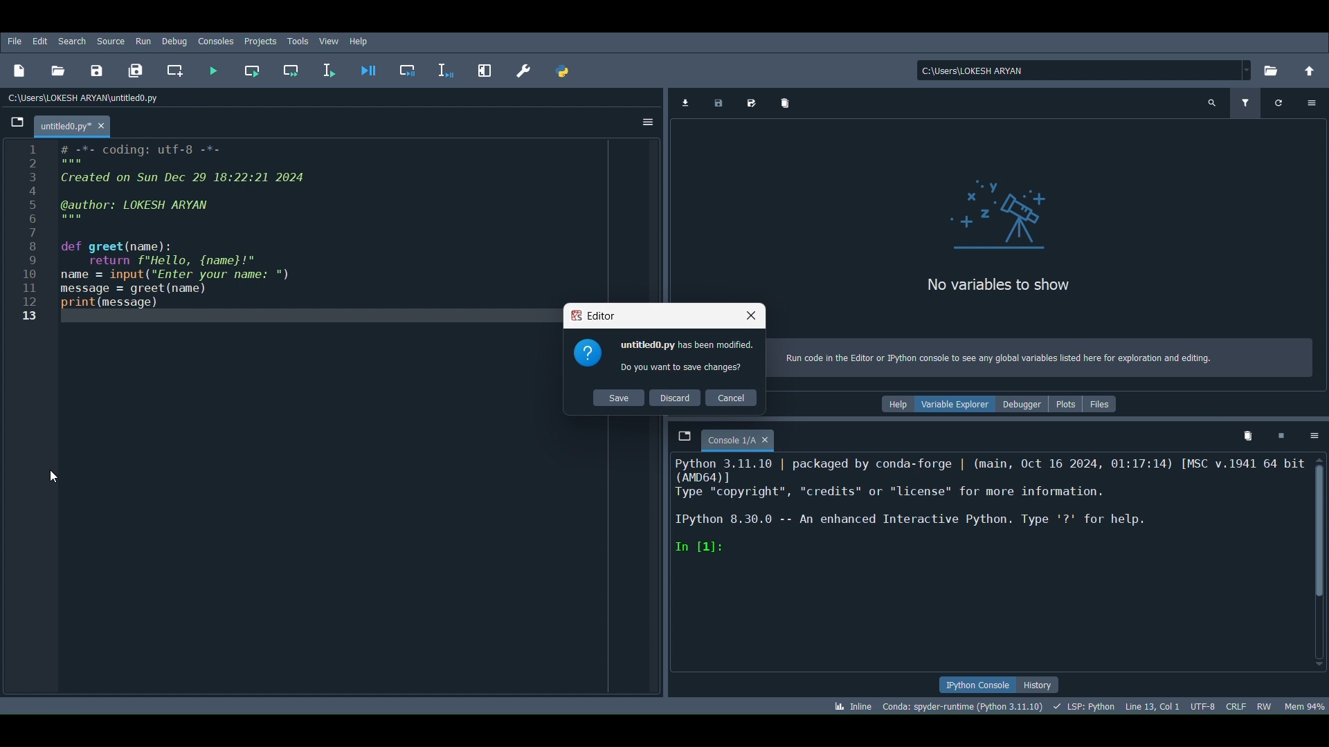 This screenshot has width=1329, height=747. Describe the element at coordinates (970, 286) in the screenshot. I see `No variables to show` at that location.